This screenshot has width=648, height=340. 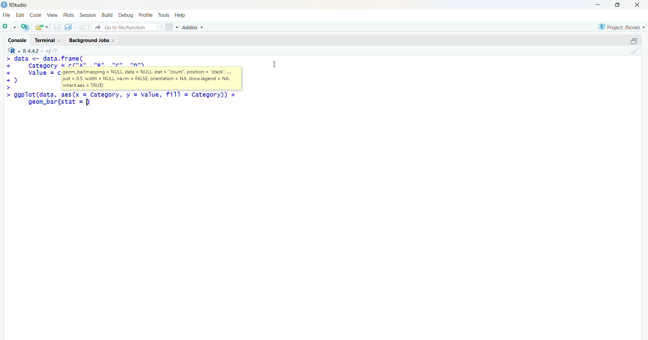 What do you see at coordinates (35, 15) in the screenshot?
I see `code` at bounding box center [35, 15].